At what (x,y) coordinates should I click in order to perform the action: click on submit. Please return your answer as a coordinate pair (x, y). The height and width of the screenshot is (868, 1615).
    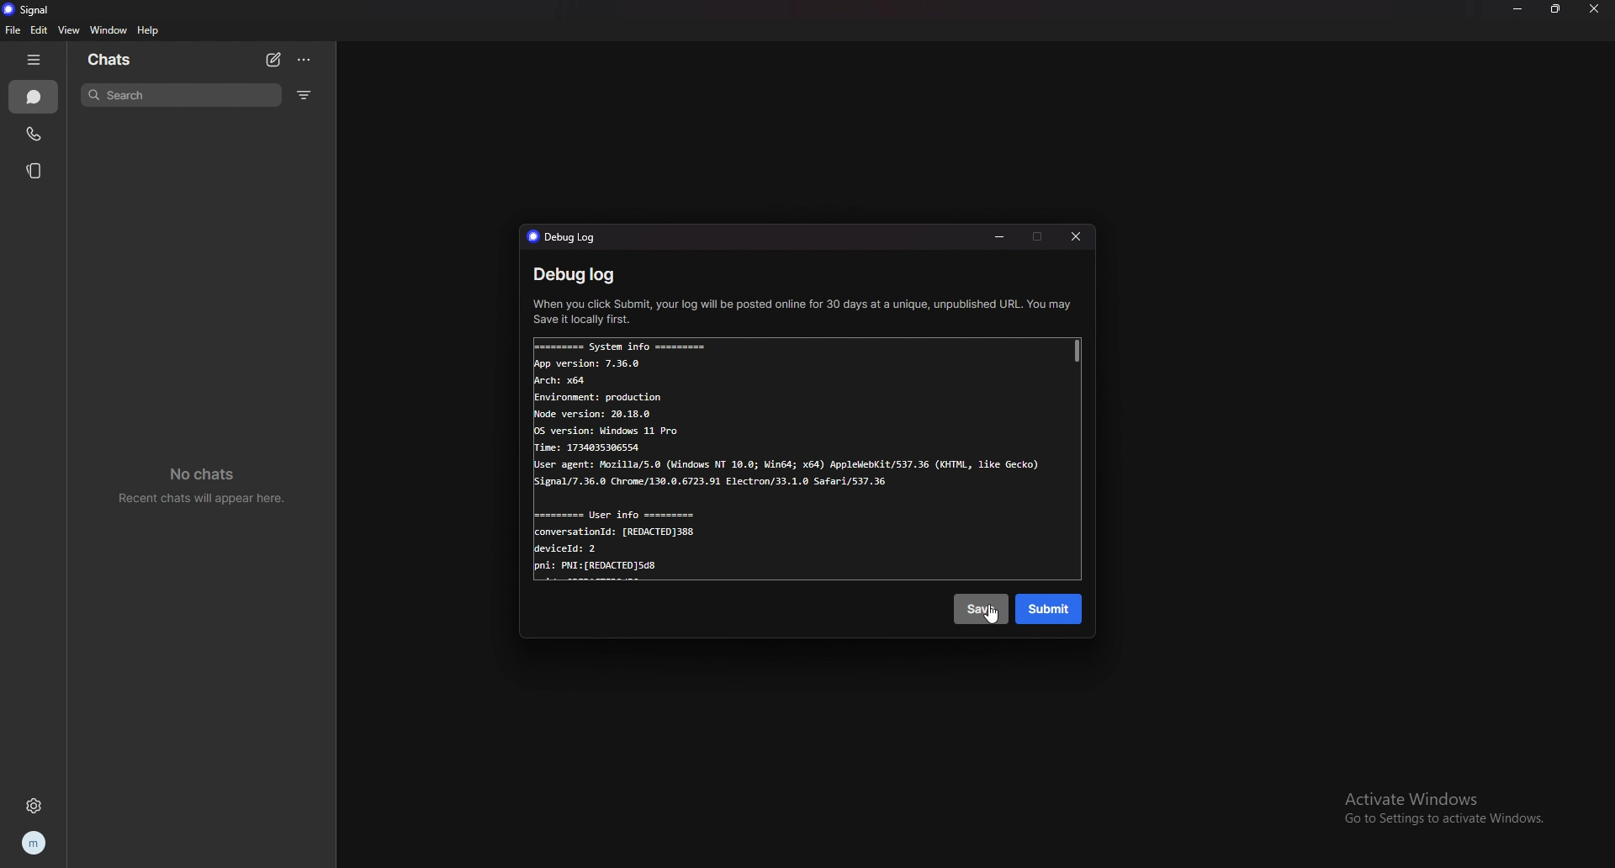
    Looking at the image, I should click on (1051, 610).